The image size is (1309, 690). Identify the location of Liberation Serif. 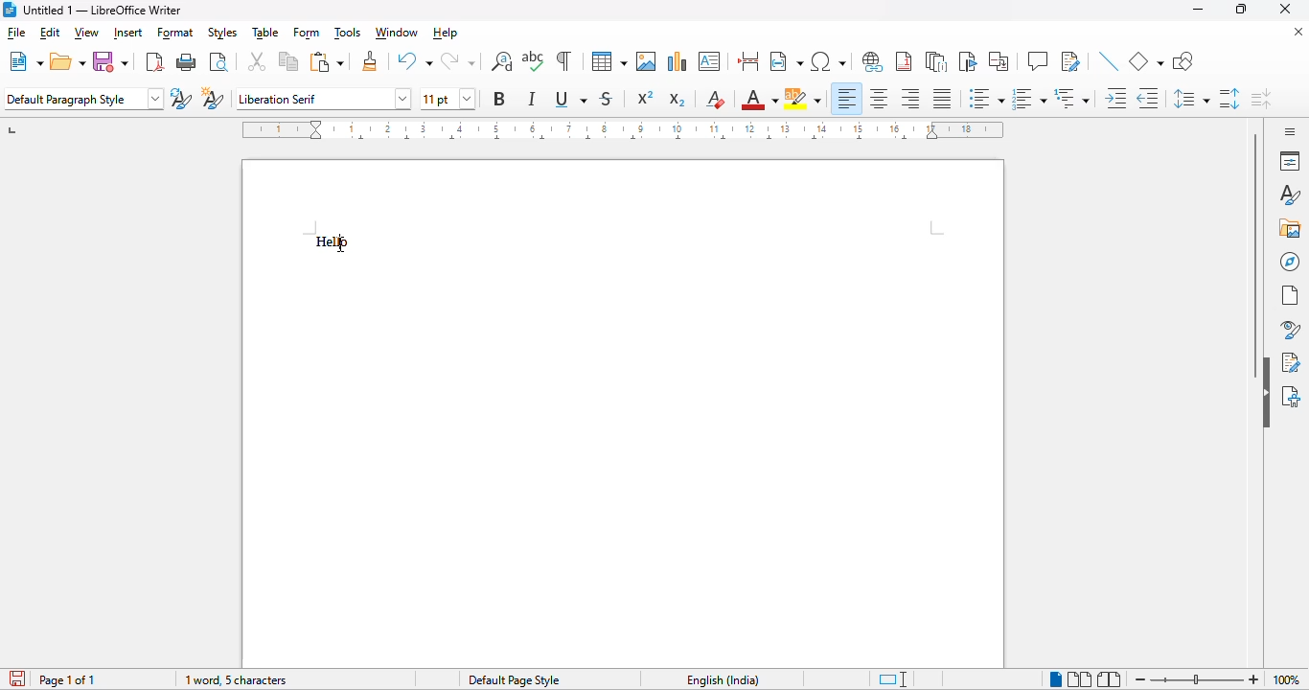
(327, 98).